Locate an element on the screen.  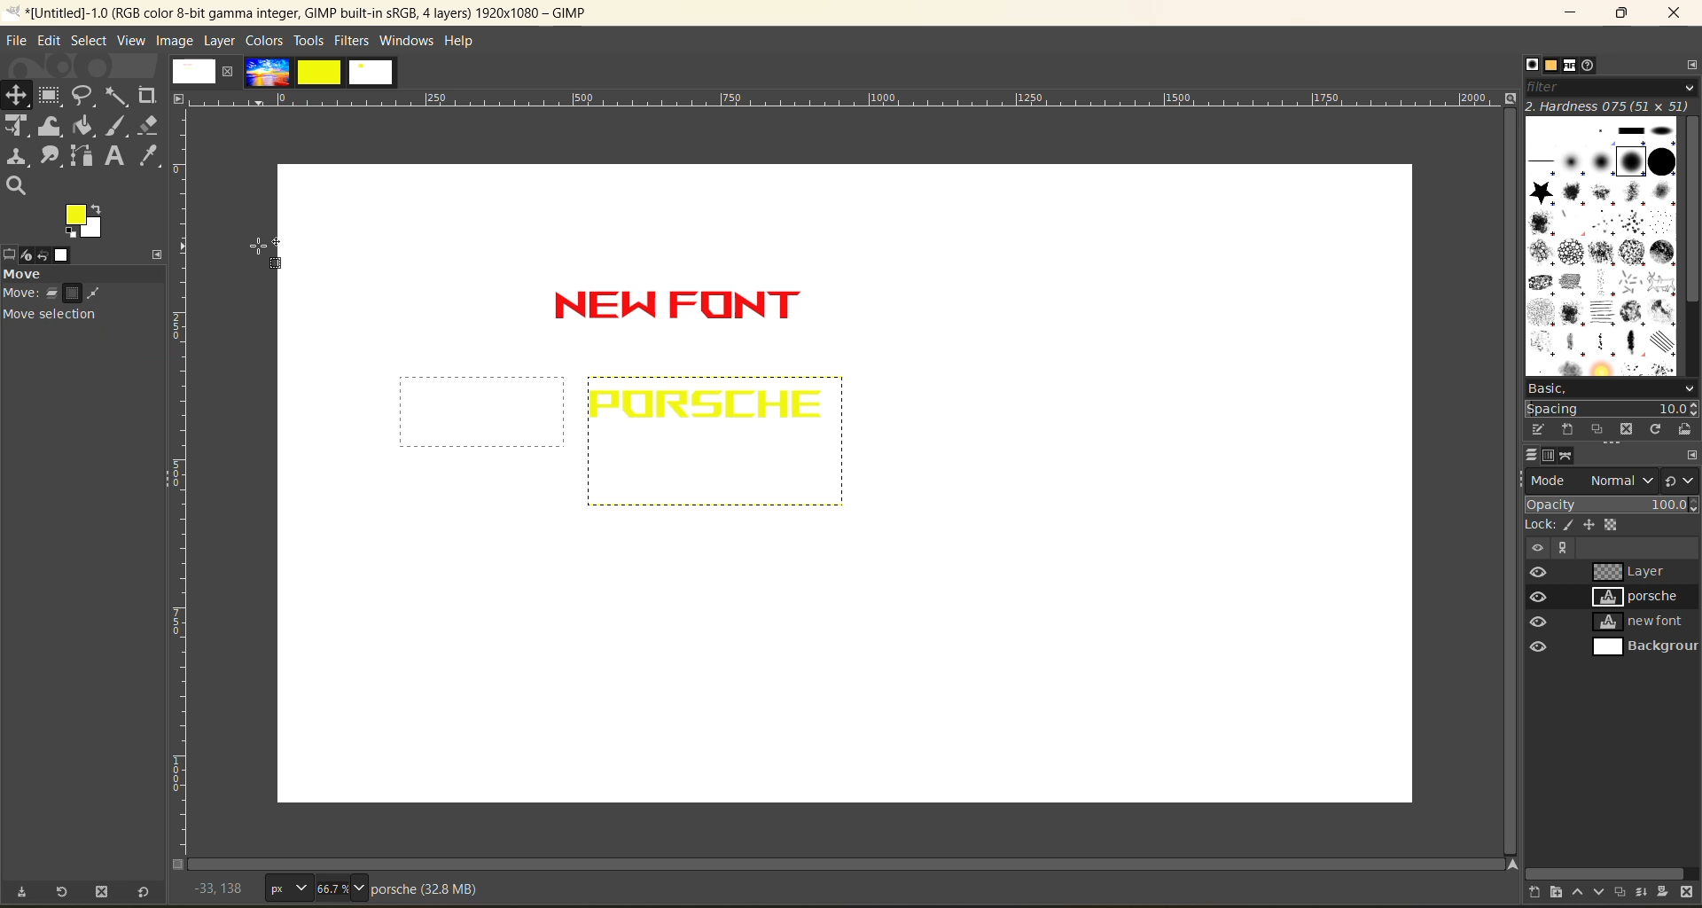
filter is located at coordinates (1611, 86).